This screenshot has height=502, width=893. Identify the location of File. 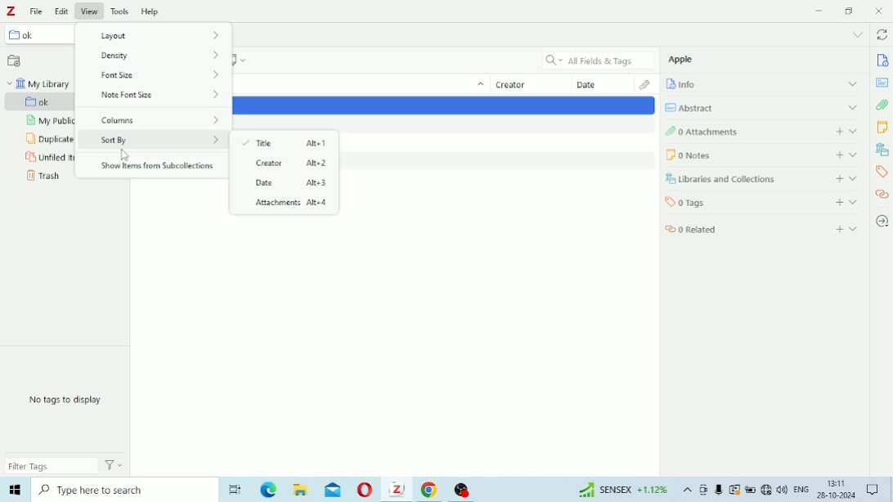
(38, 11).